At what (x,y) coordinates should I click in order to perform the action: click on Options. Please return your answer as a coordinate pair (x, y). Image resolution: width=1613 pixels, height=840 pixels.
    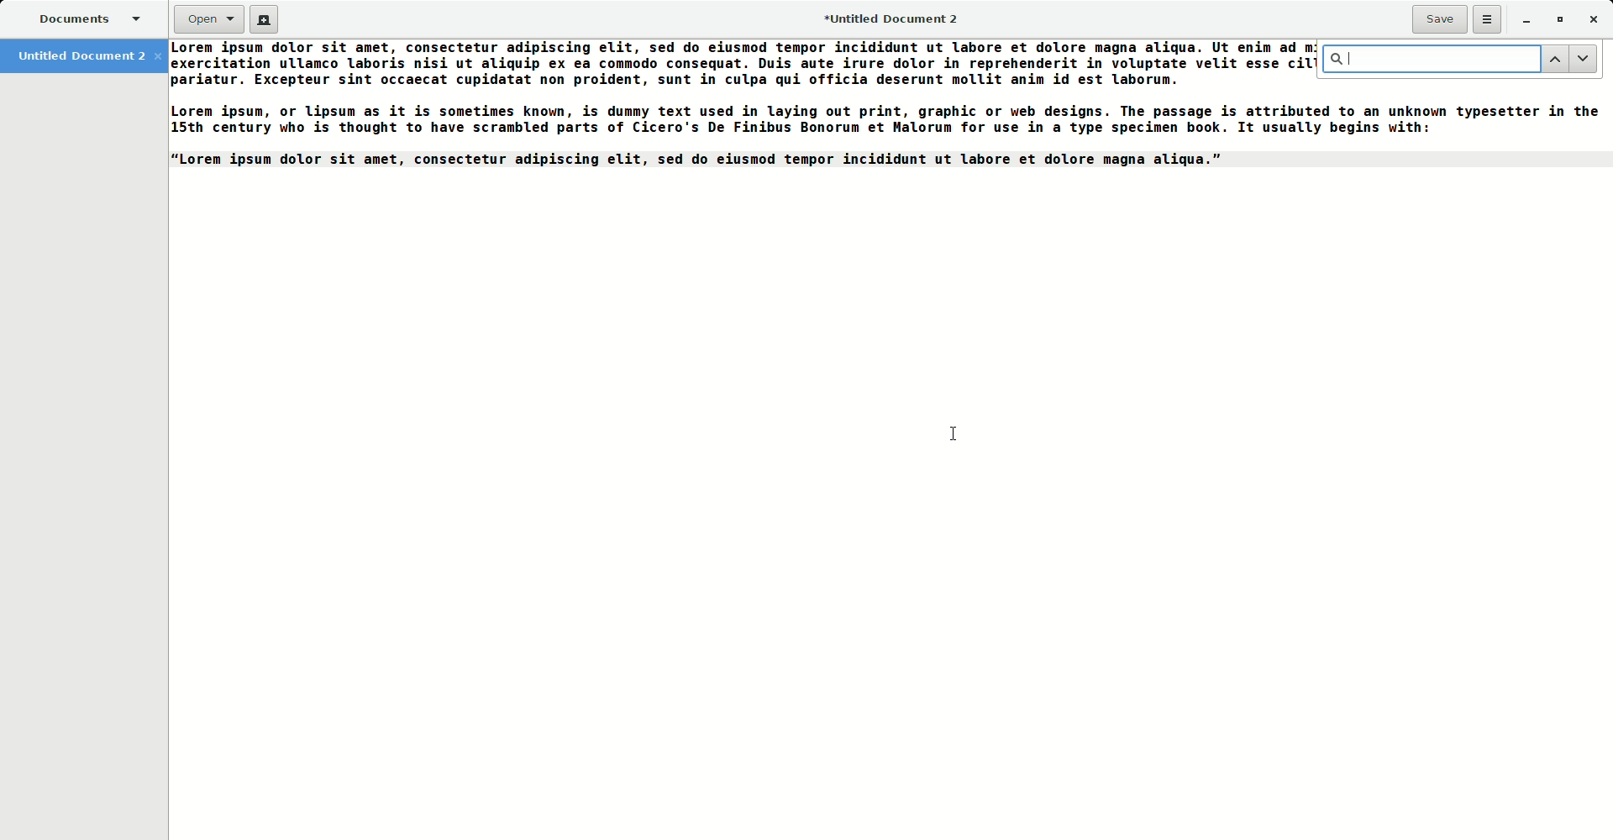
    Looking at the image, I should click on (1484, 19).